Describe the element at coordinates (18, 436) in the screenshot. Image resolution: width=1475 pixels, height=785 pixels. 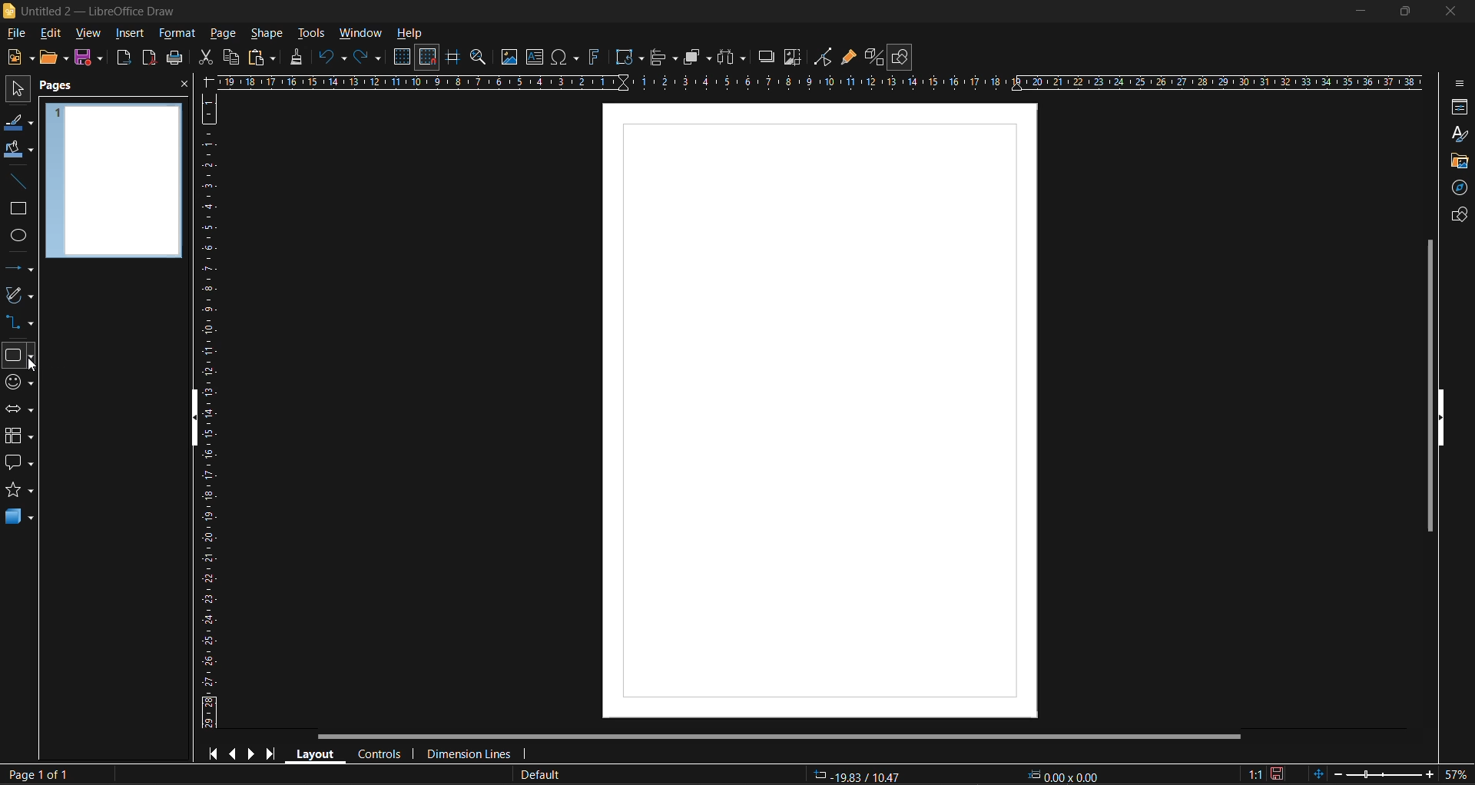
I see `flowchart` at that location.